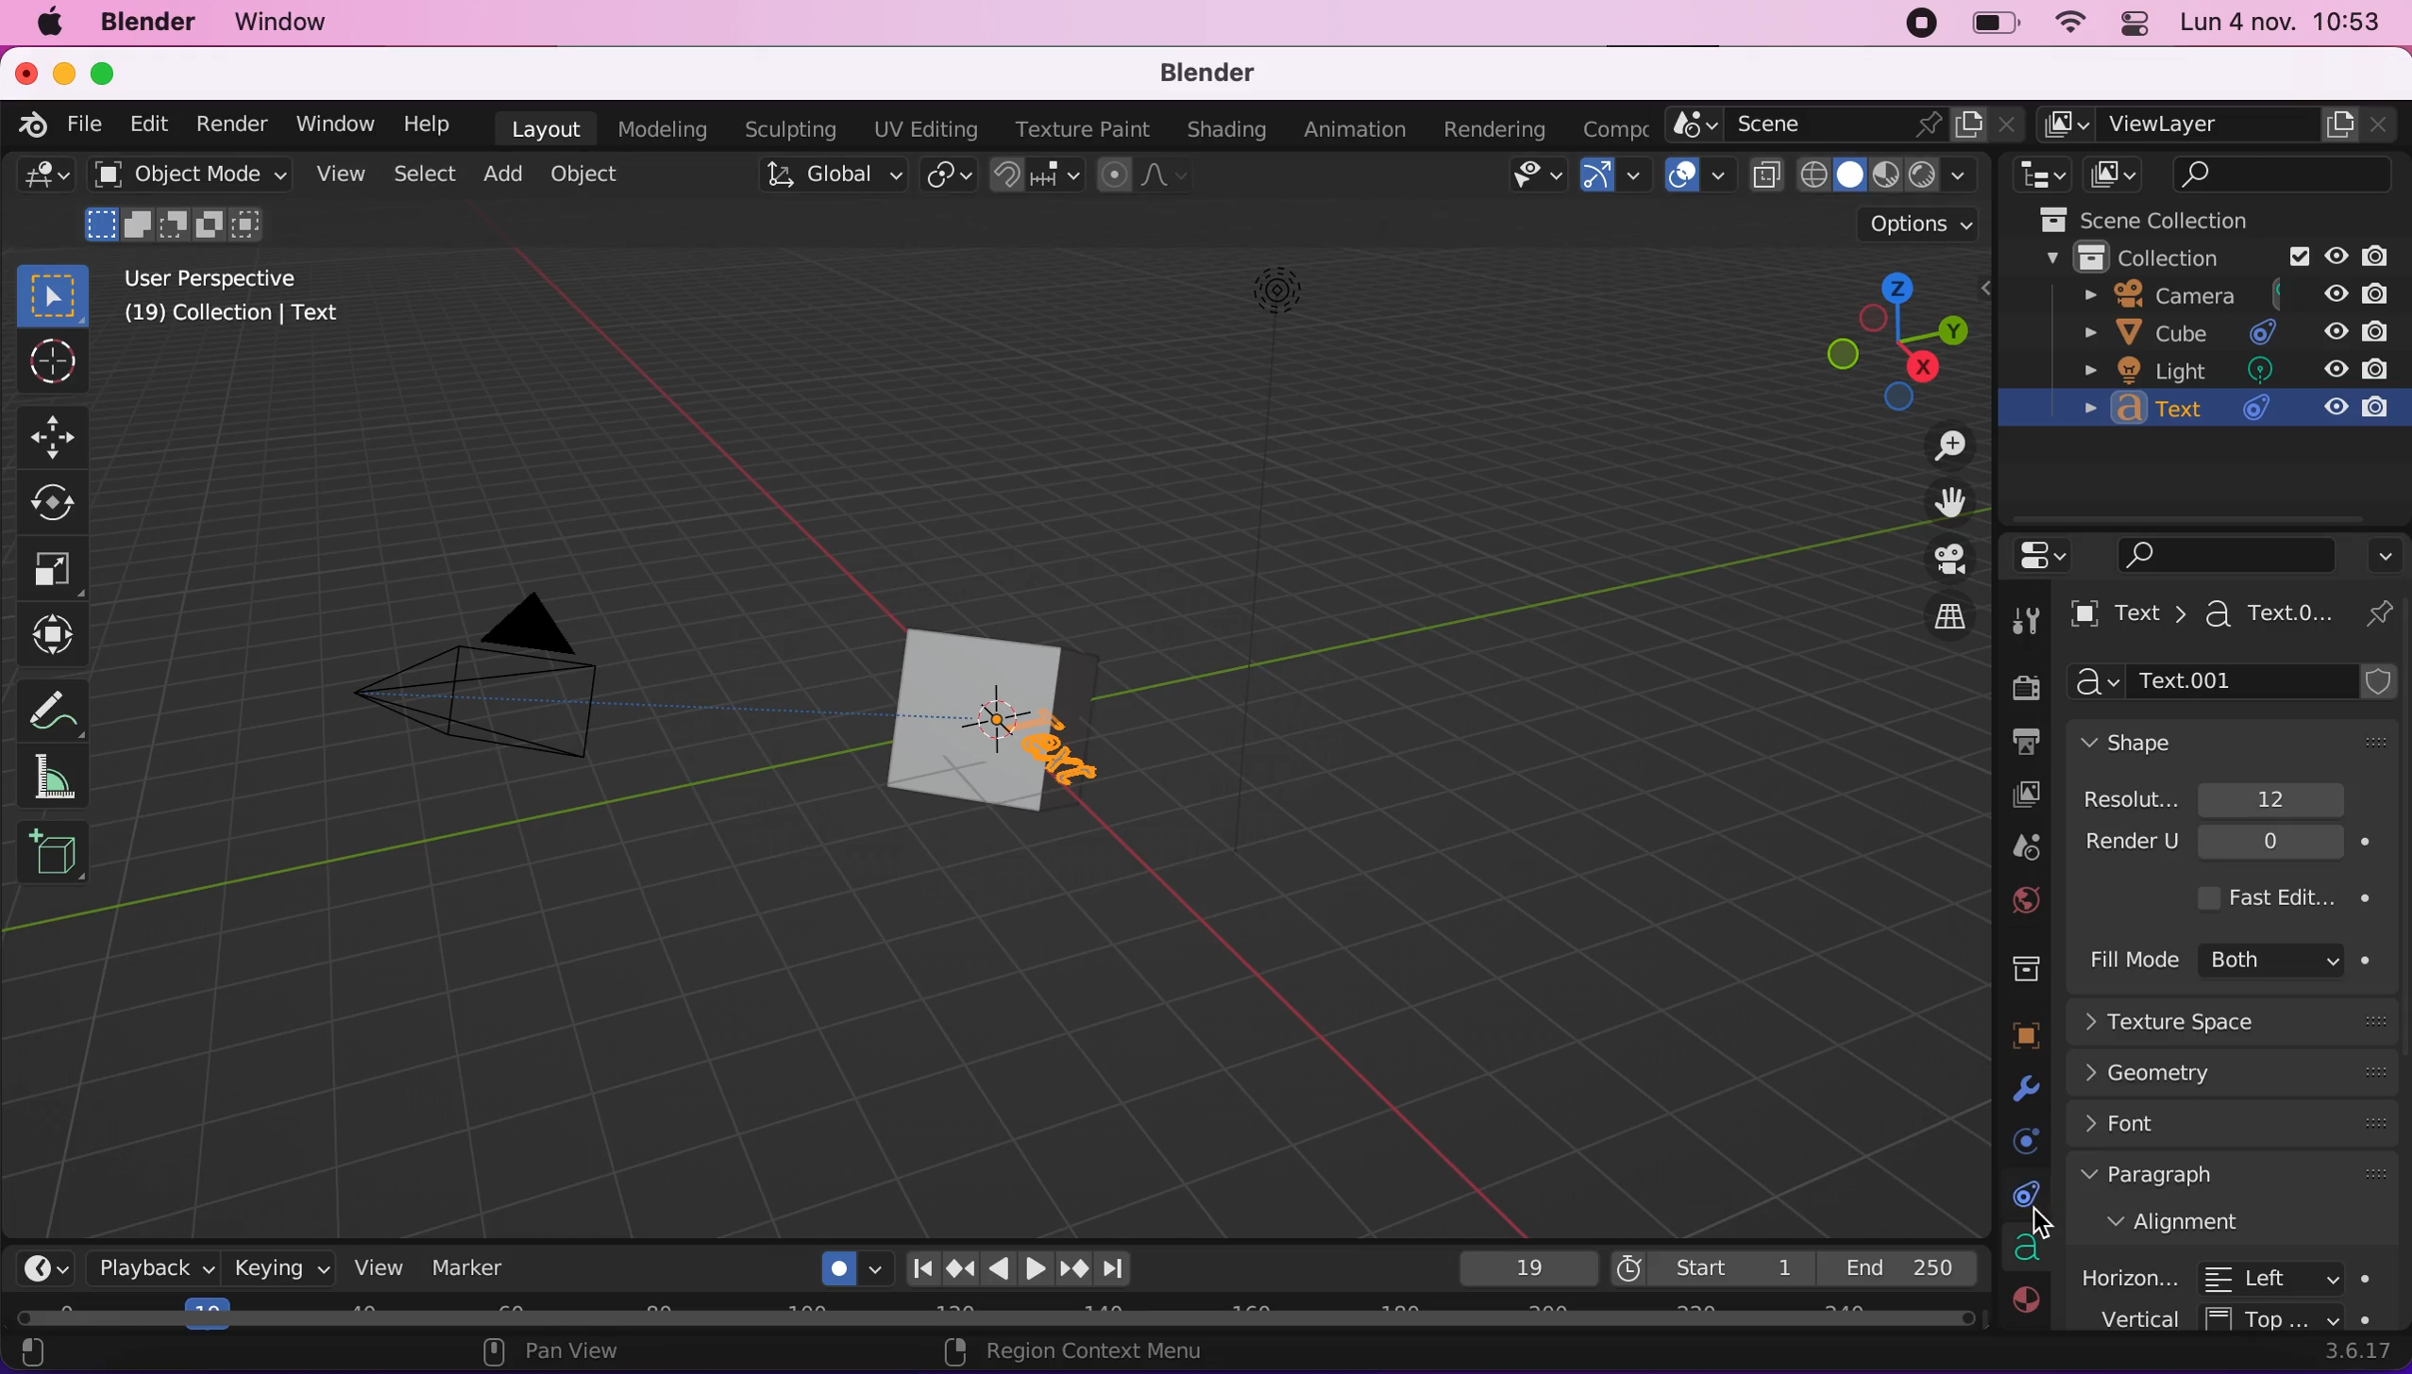  Describe the element at coordinates (1057, 664) in the screenshot. I see `cube` at that location.